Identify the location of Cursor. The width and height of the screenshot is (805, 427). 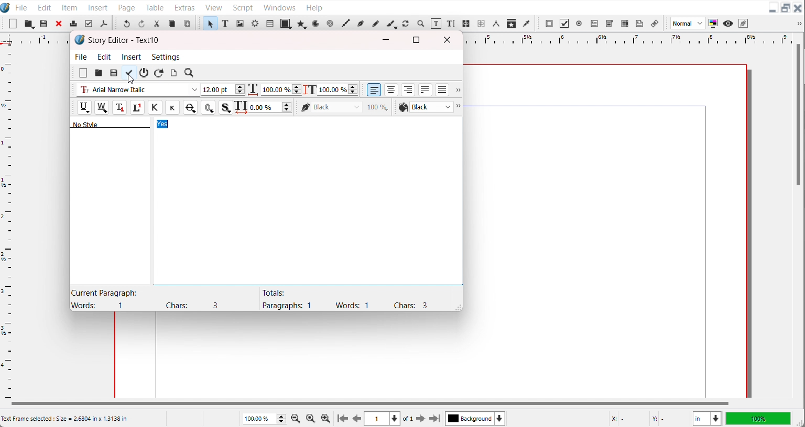
(130, 79).